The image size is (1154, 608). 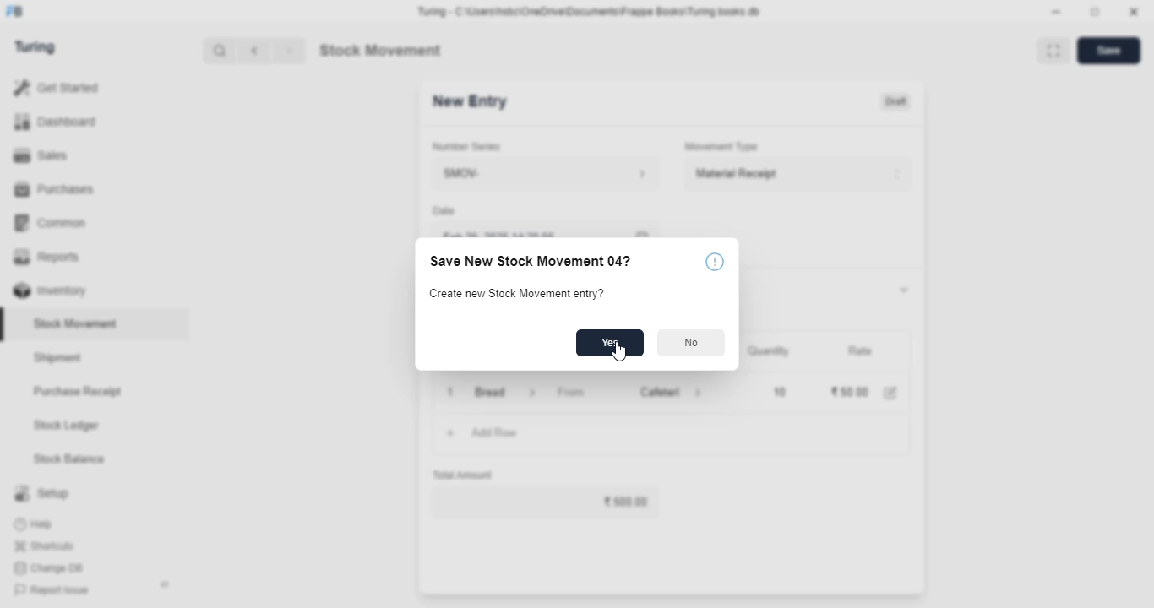 What do you see at coordinates (450, 394) in the screenshot?
I see `remove` at bounding box center [450, 394].